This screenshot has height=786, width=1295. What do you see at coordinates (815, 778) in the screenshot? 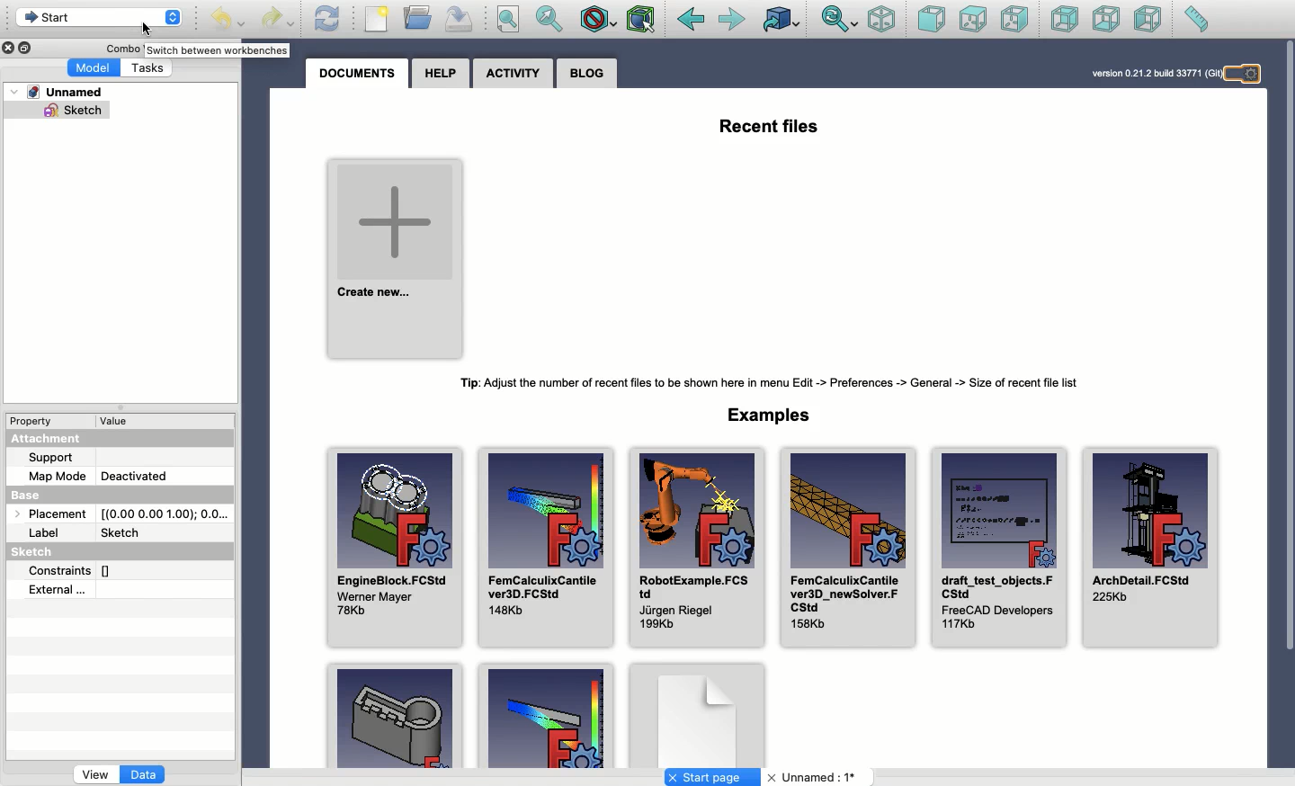
I see `Unnamed` at bounding box center [815, 778].